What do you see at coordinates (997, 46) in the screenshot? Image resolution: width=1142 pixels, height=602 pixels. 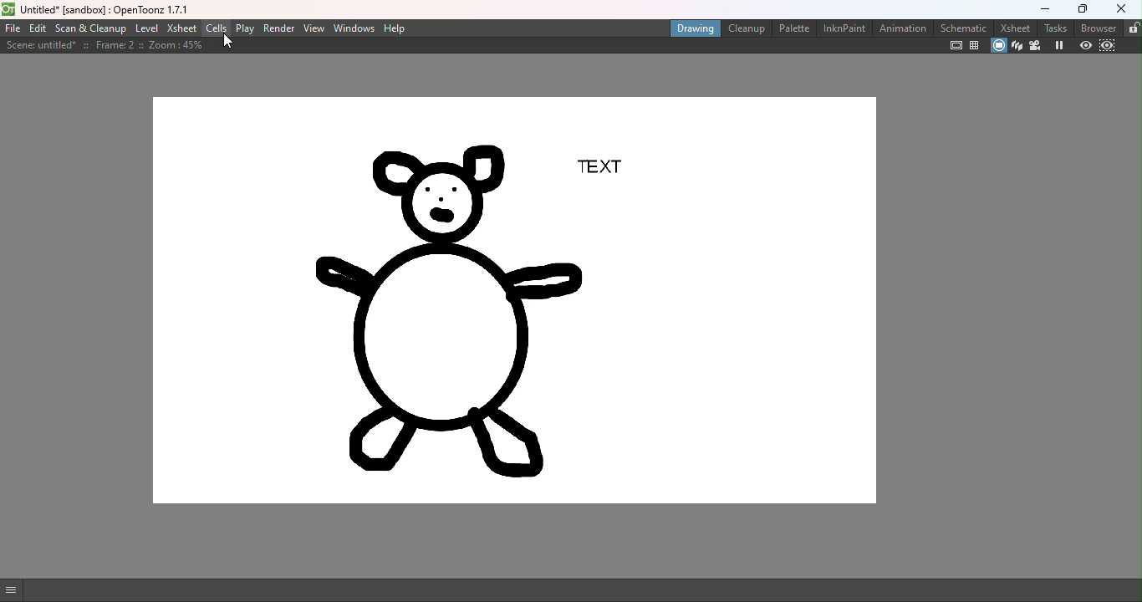 I see `Camera stand view` at bounding box center [997, 46].